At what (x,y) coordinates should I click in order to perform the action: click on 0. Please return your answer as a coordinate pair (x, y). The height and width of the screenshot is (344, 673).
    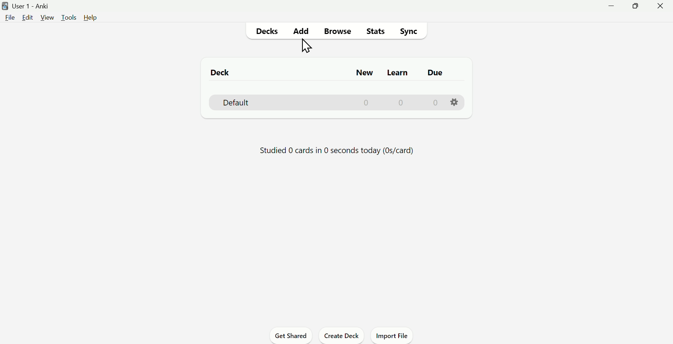
    Looking at the image, I should click on (435, 103).